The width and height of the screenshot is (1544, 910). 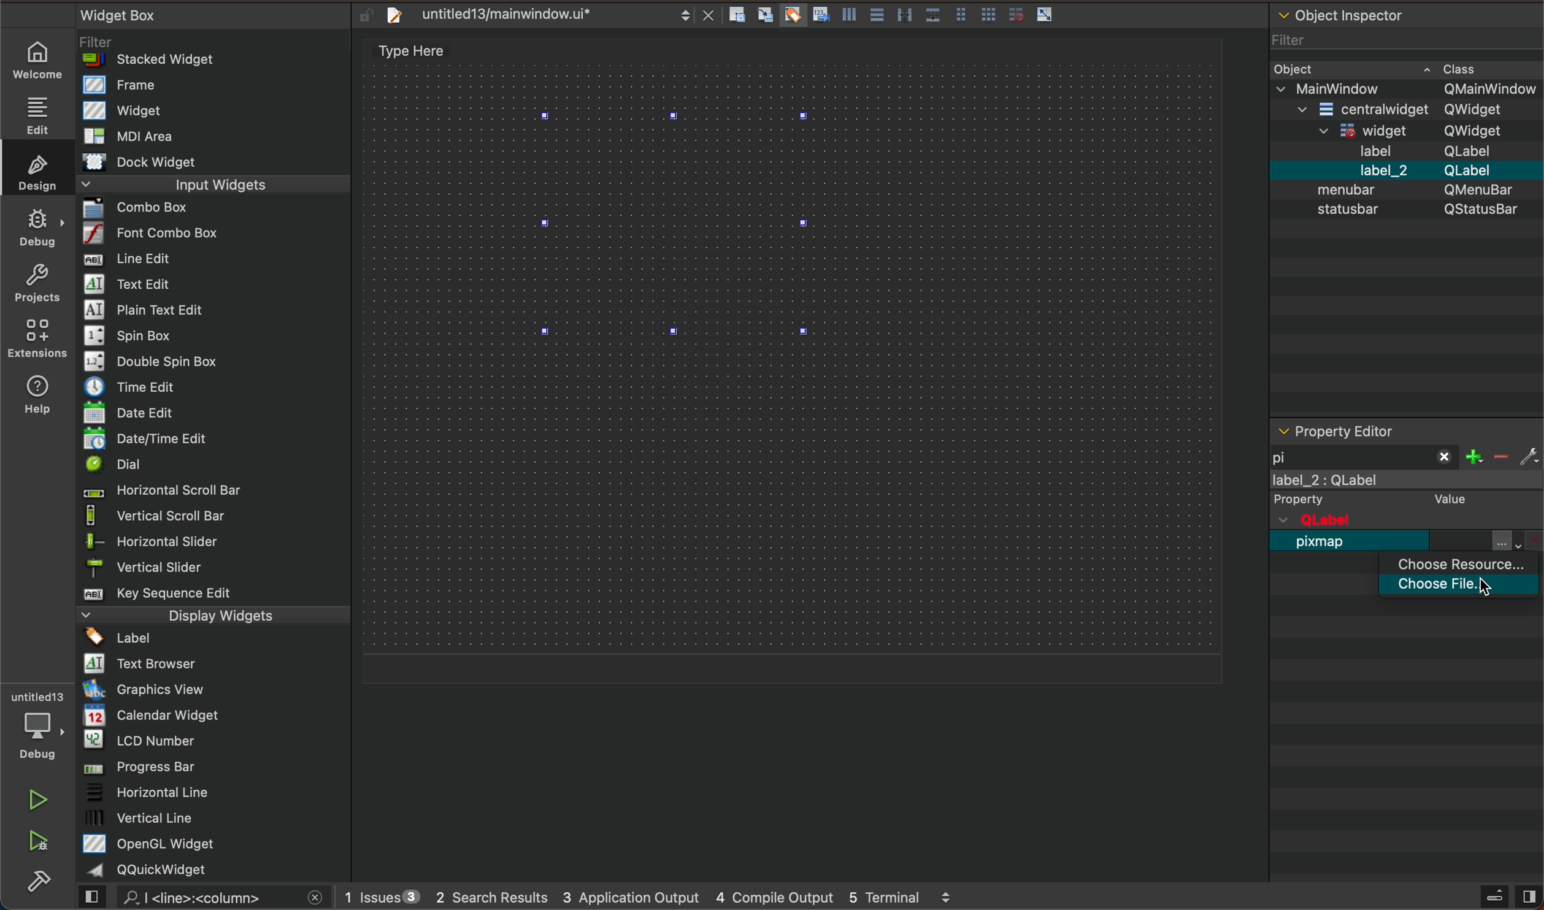 What do you see at coordinates (218, 442) in the screenshot?
I see `widget box` at bounding box center [218, 442].